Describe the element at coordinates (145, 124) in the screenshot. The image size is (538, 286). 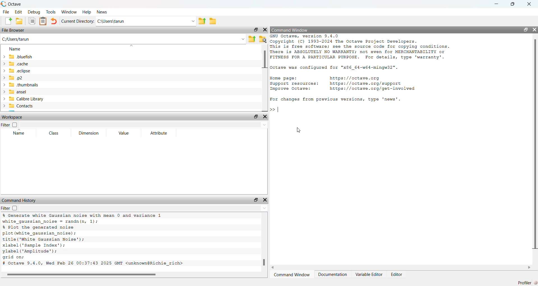
I see `dropdown` at that location.